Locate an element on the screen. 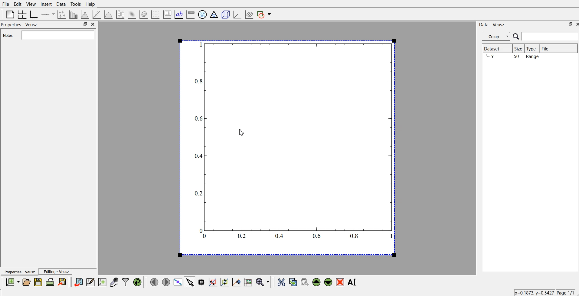  move the selected widgets down is located at coordinates (328, 282).